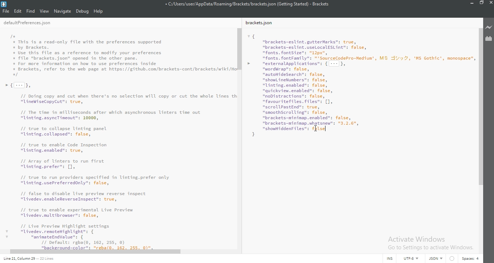  Describe the element at coordinates (62, 11) in the screenshot. I see `navigate` at that location.